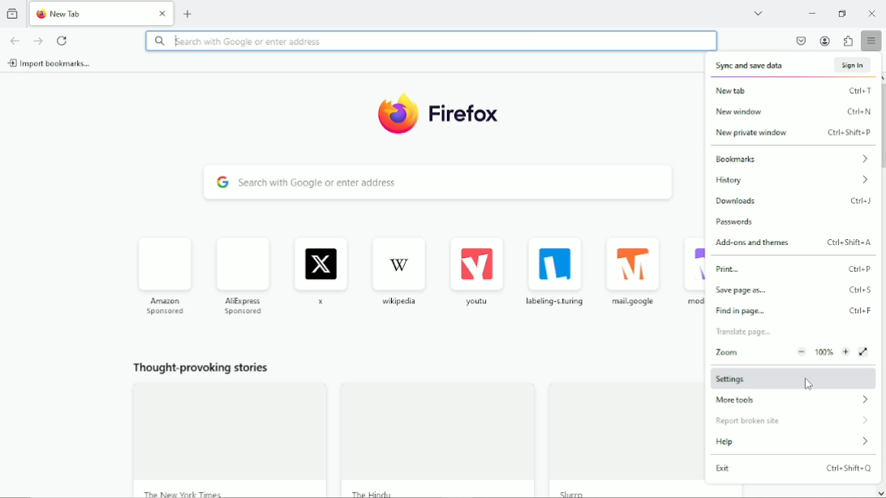 The image size is (886, 498). What do you see at coordinates (401, 271) in the screenshot?
I see `Wikipedia` at bounding box center [401, 271].